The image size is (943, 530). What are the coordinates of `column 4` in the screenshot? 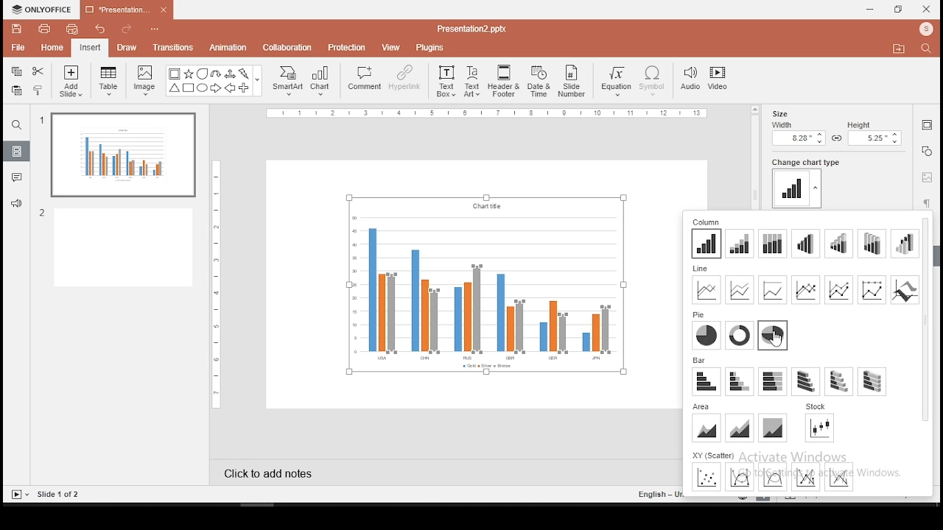 It's located at (806, 243).